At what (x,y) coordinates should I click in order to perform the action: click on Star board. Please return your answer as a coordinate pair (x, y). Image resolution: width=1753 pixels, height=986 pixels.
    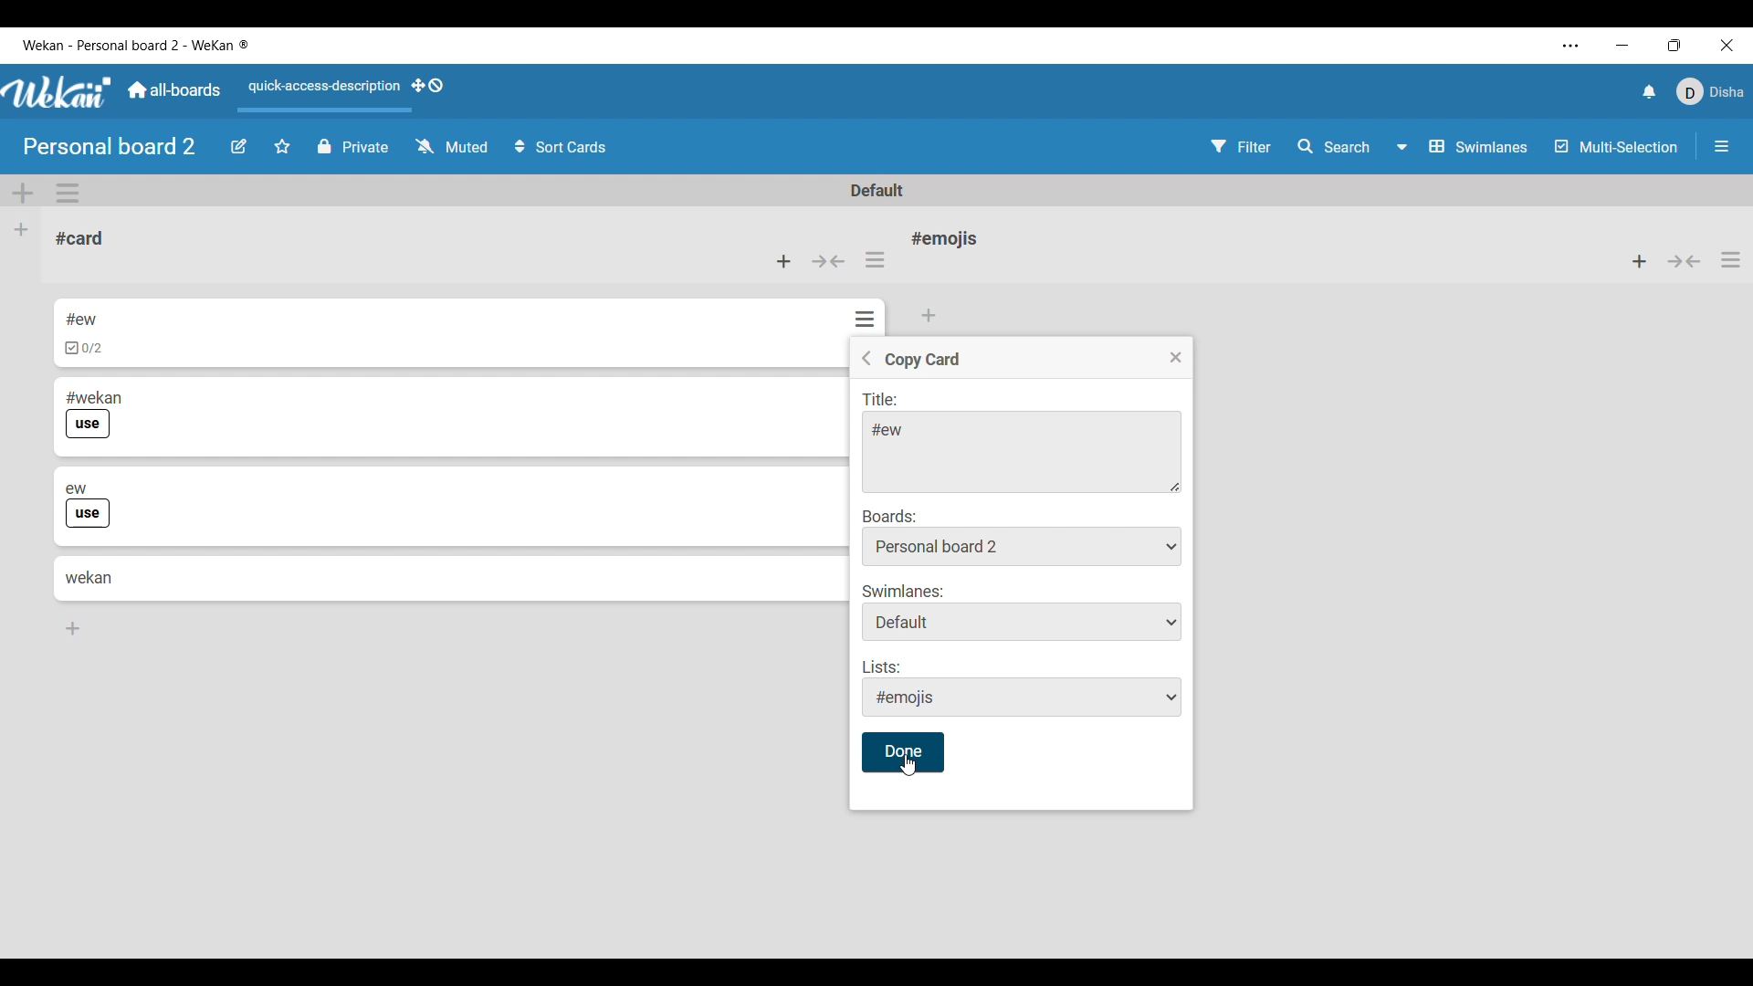
    Looking at the image, I should click on (282, 146).